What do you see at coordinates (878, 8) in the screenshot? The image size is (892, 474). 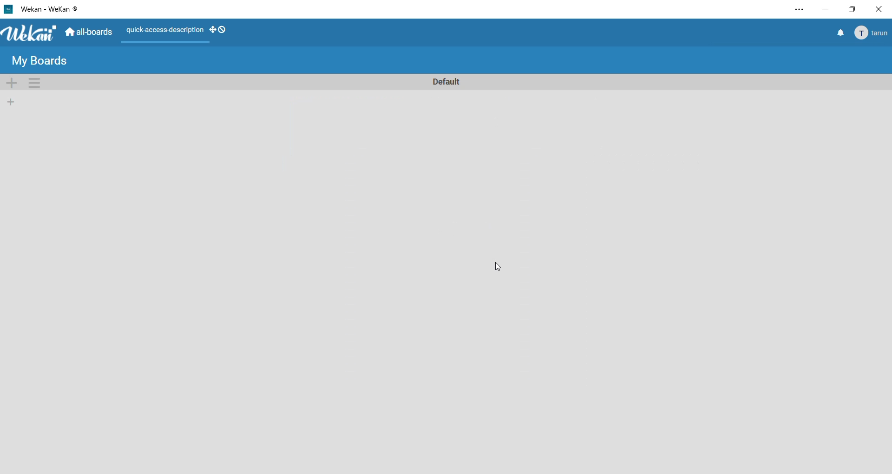 I see `close` at bounding box center [878, 8].